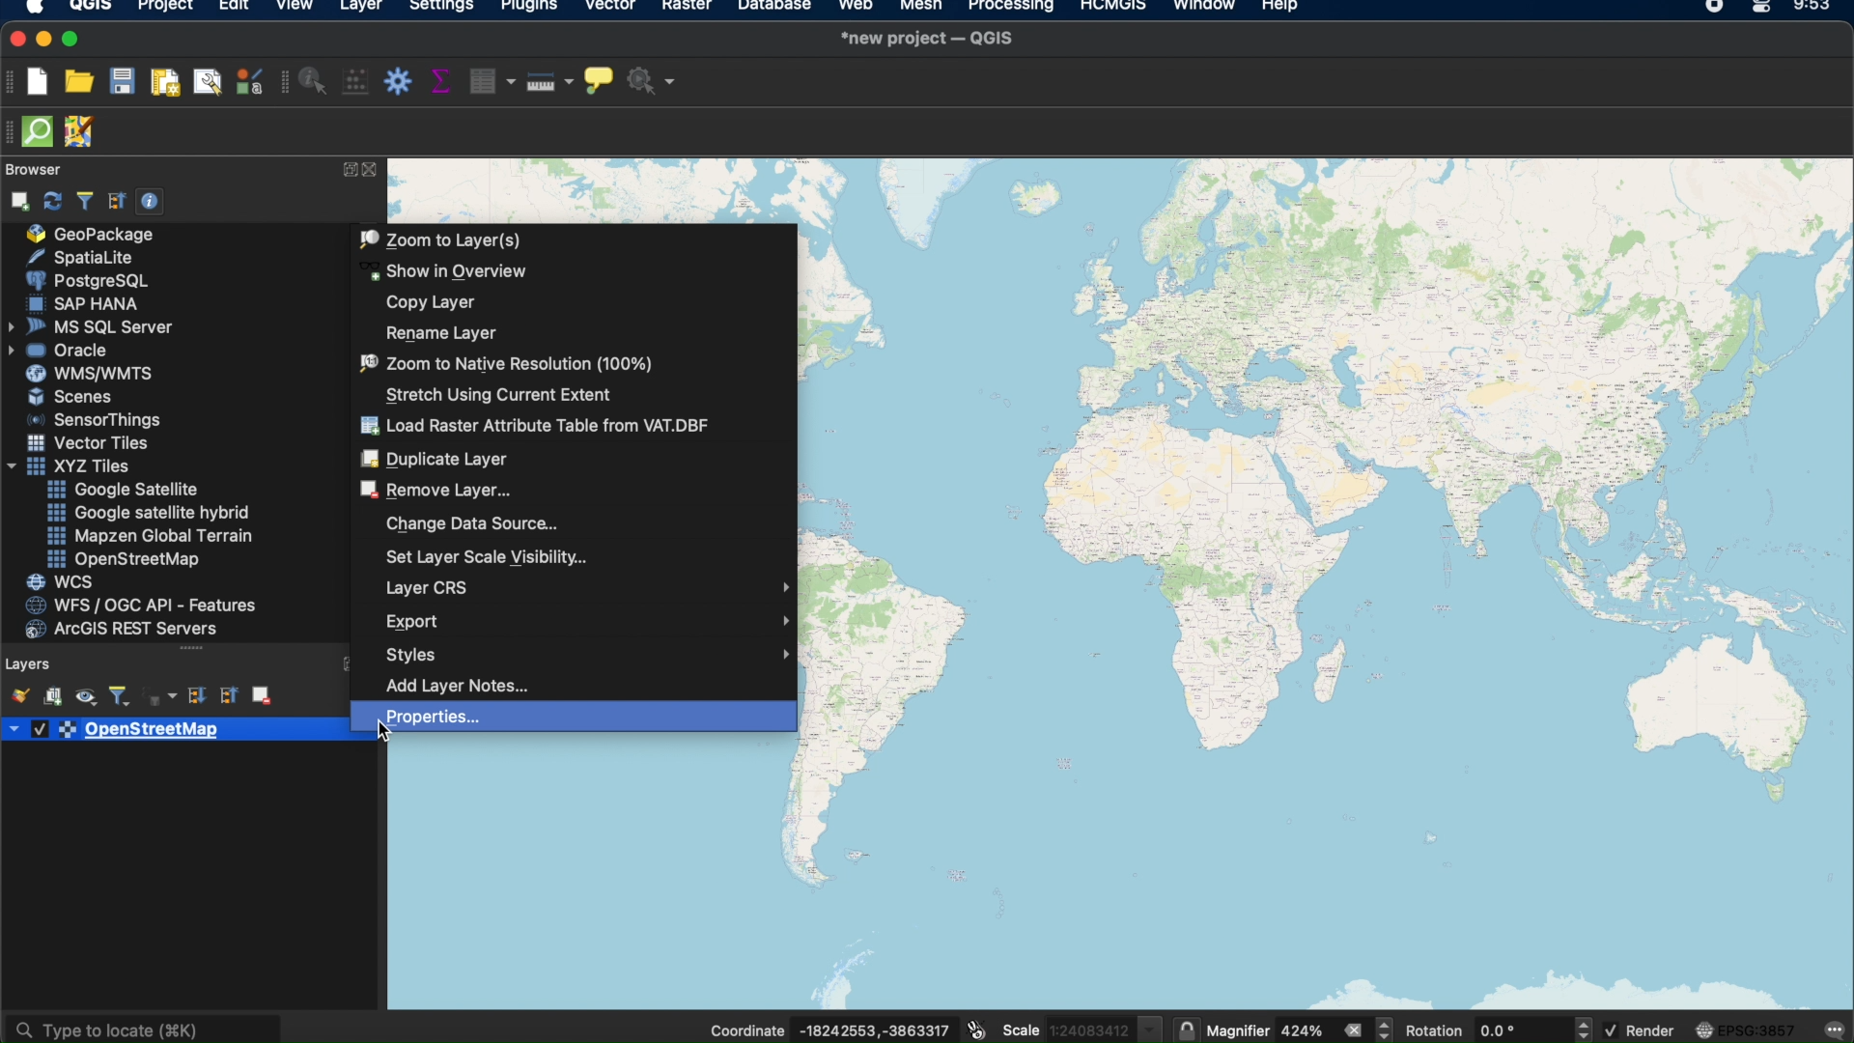  I want to click on add layer notes, so click(467, 687).